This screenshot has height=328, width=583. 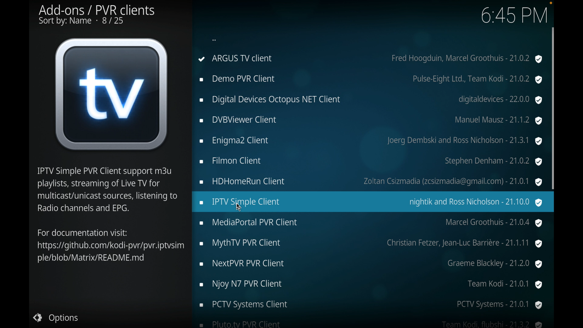 What do you see at coordinates (371, 203) in the screenshot?
I see `iptv client` at bounding box center [371, 203].